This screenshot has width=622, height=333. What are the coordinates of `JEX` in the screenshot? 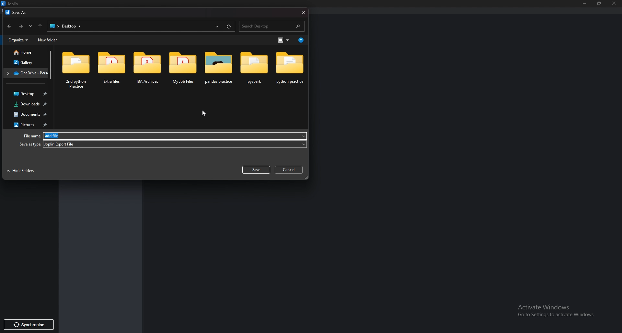 It's located at (177, 145).